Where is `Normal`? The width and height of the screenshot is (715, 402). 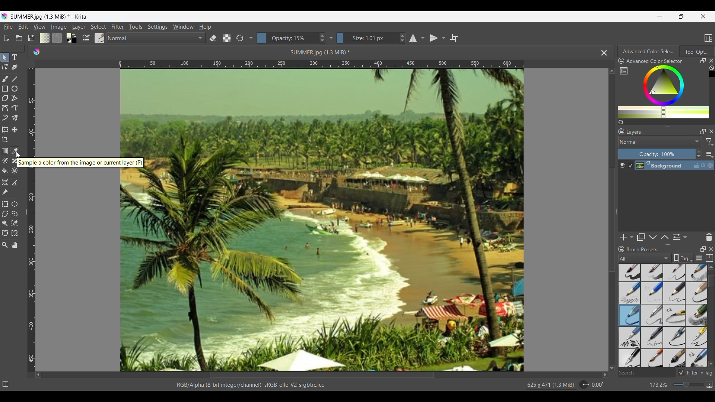 Normal is located at coordinates (660, 141).